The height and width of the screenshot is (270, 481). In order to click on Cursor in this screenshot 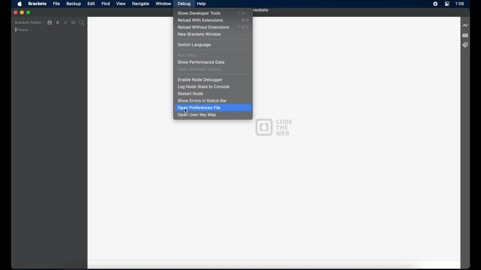, I will do `click(187, 111)`.